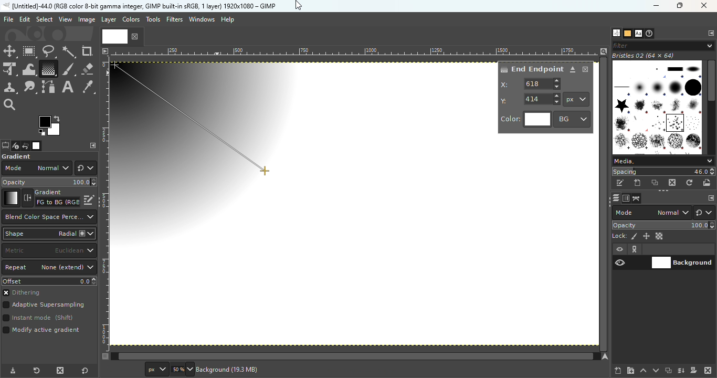  Describe the element at coordinates (618, 371) in the screenshot. I see `Create a new layer and add it to the image` at that location.